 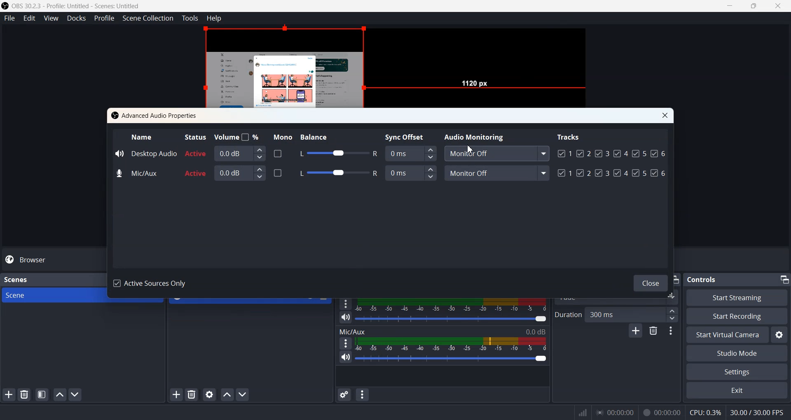 What do you see at coordinates (569, 136) in the screenshot?
I see `Tracks` at bounding box center [569, 136].